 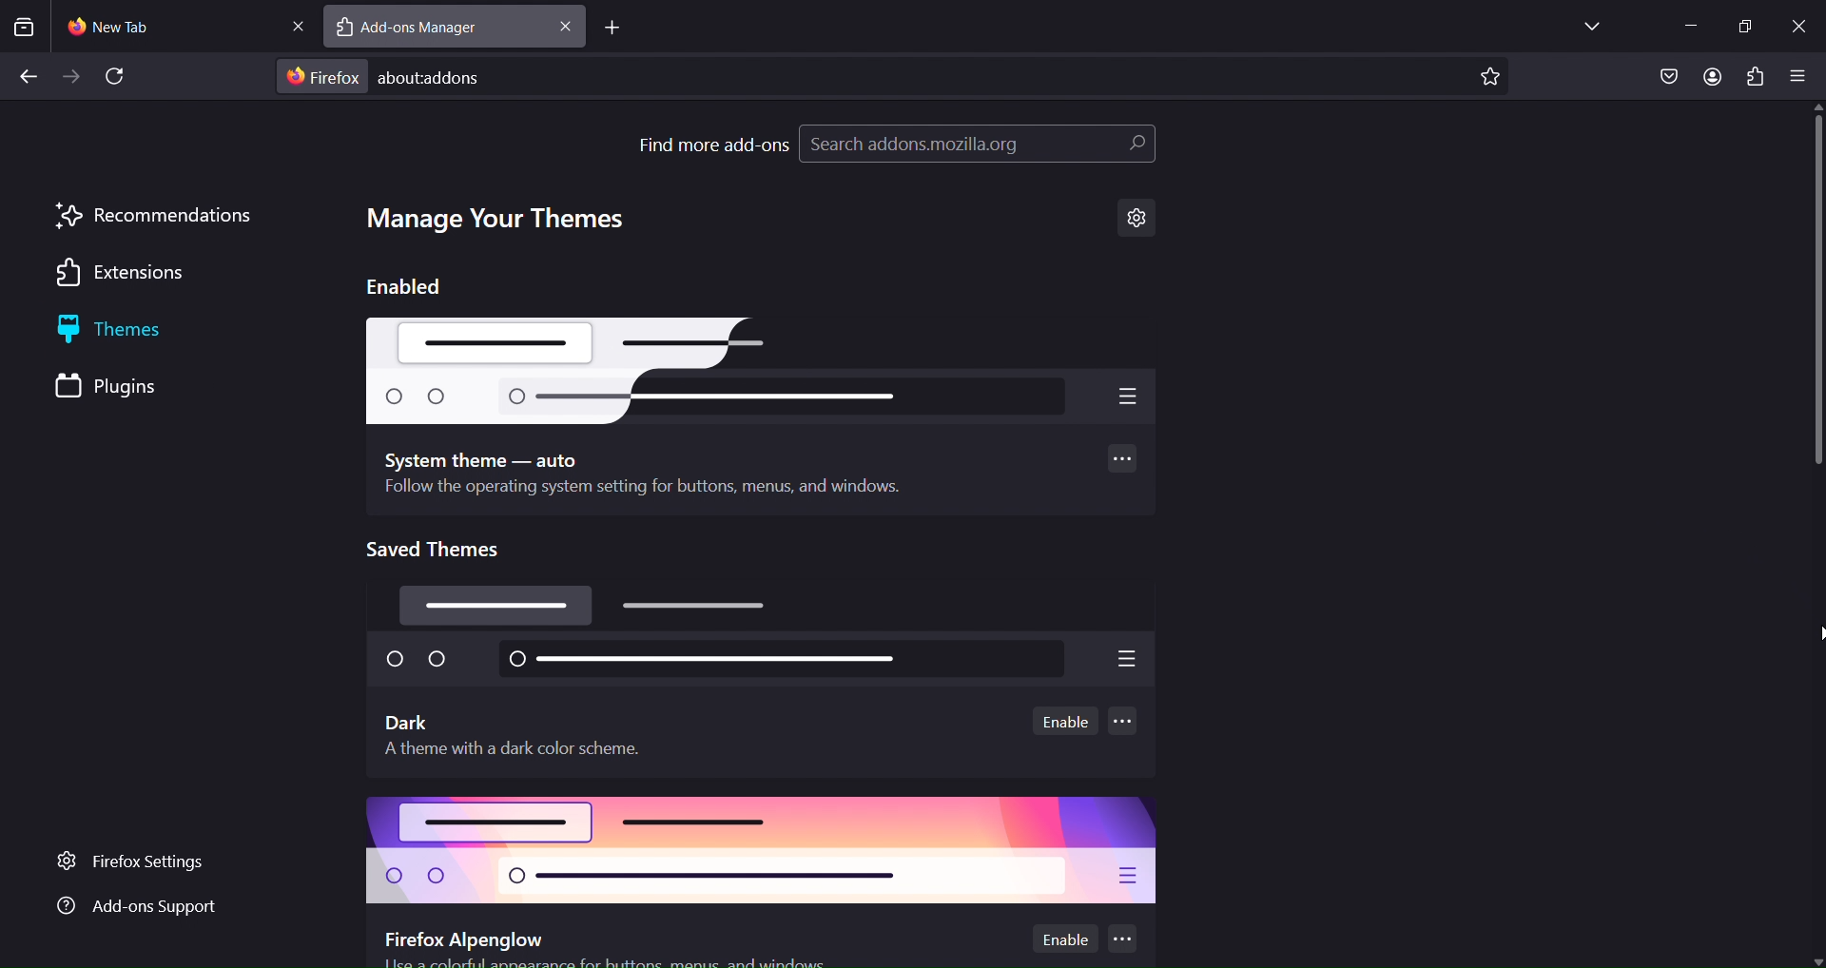 I want to click on reload page, so click(x=121, y=77).